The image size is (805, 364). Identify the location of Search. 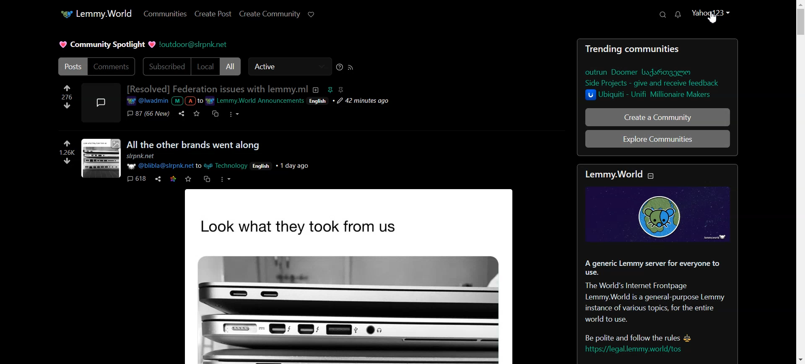
(662, 14).